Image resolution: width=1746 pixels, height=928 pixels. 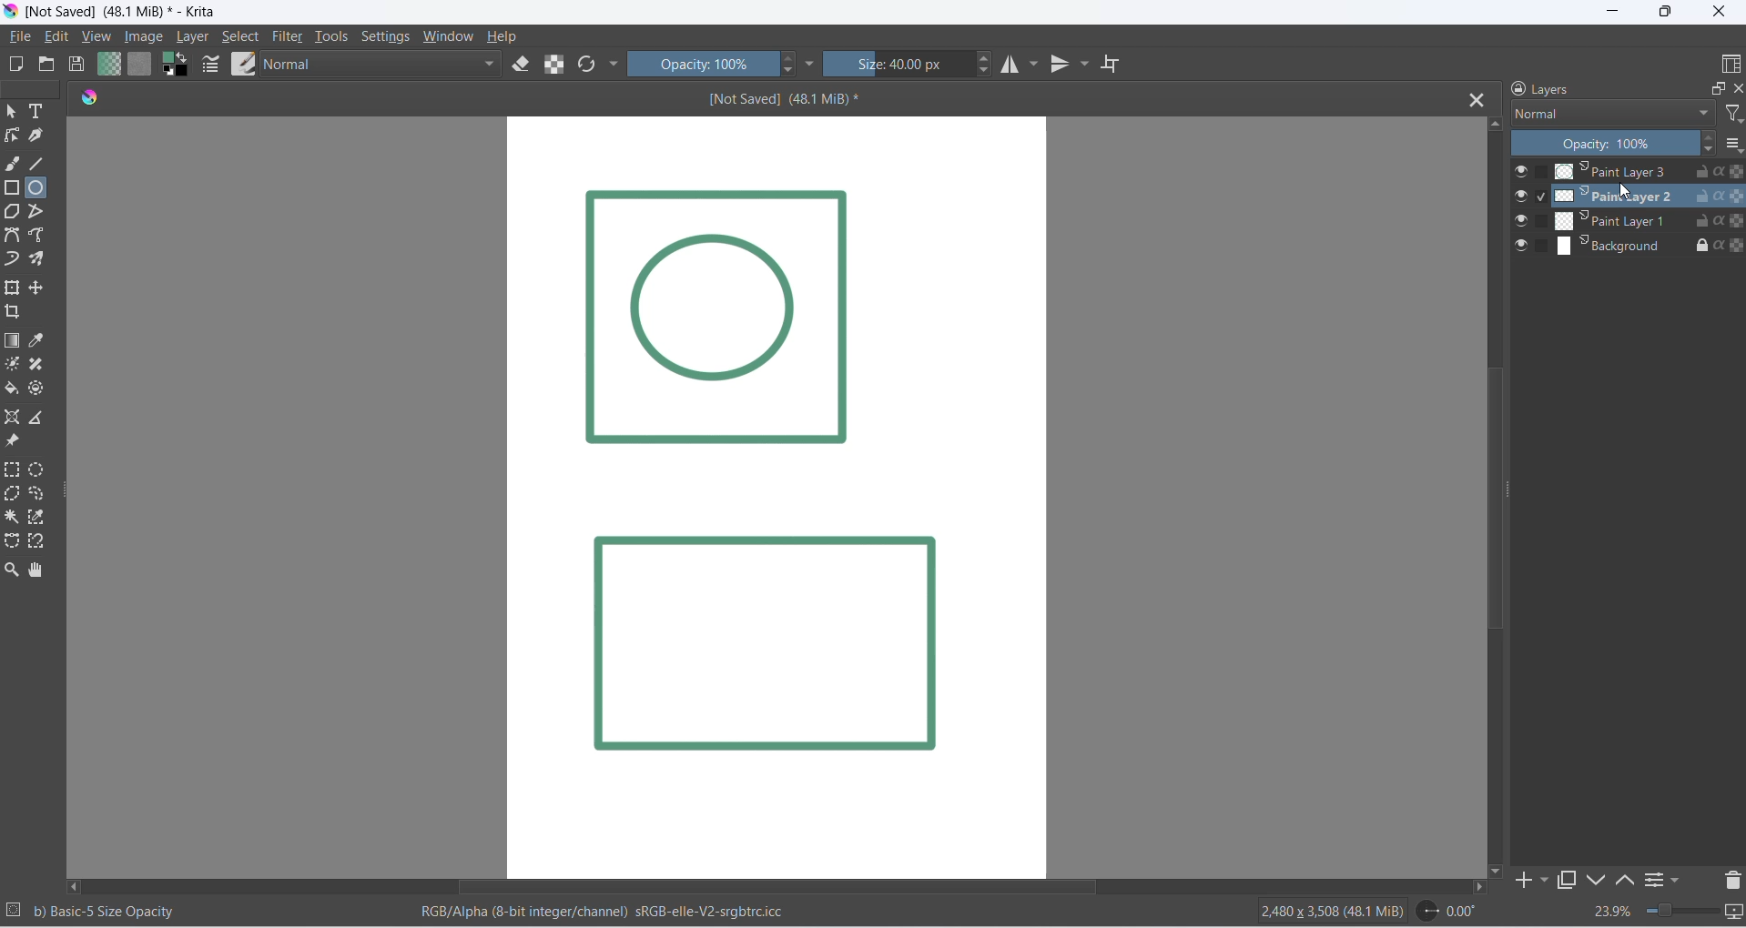 What do you see at coordinates (132, 13) in the screenshot?
I see `[Not Saved] (48.1 Mib)* - Krita` at bounding box center [132, 13].